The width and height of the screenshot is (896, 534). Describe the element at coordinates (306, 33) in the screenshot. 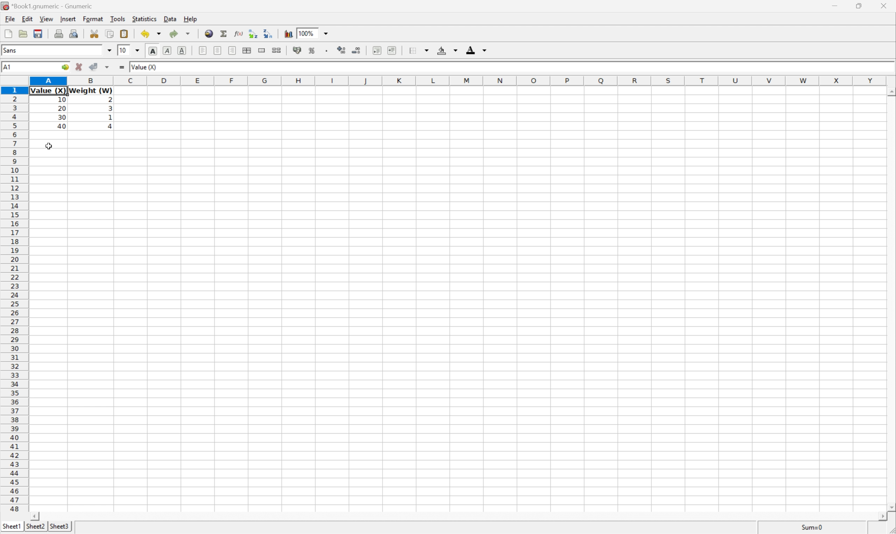

I see `100%` at that location.